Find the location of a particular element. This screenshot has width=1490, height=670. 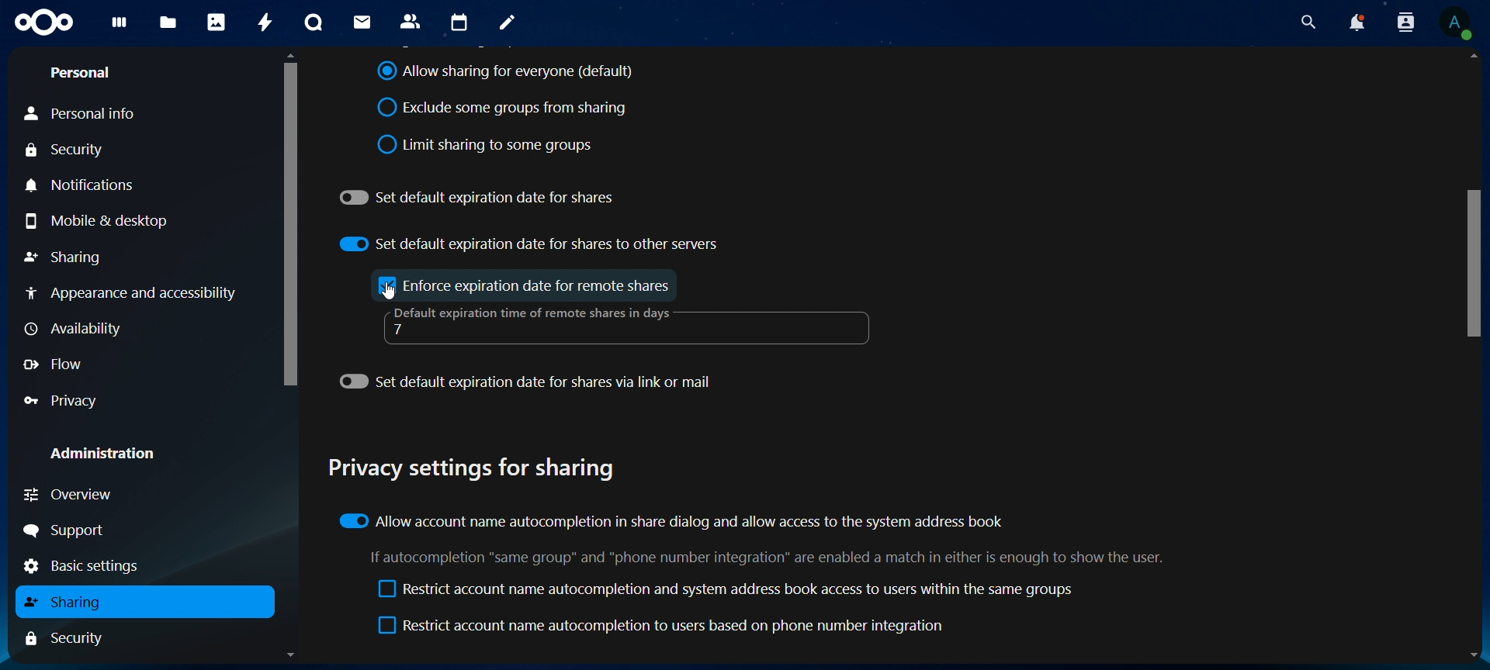

Privacy settings for sharing is located at coordinates (476, 471).